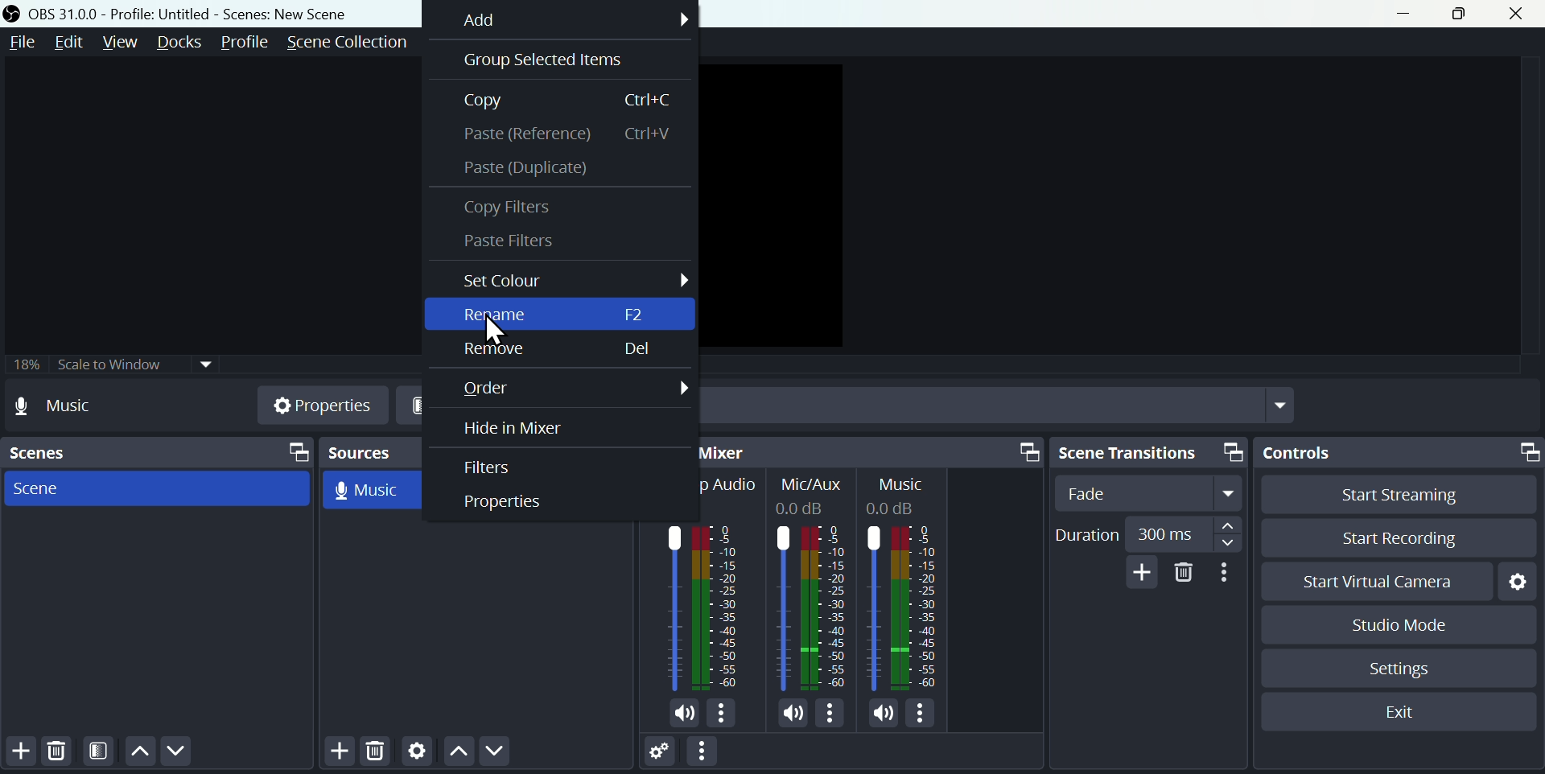 The height and width of the screenshot is (774, 1545). I want to click on , so click(900, 606).